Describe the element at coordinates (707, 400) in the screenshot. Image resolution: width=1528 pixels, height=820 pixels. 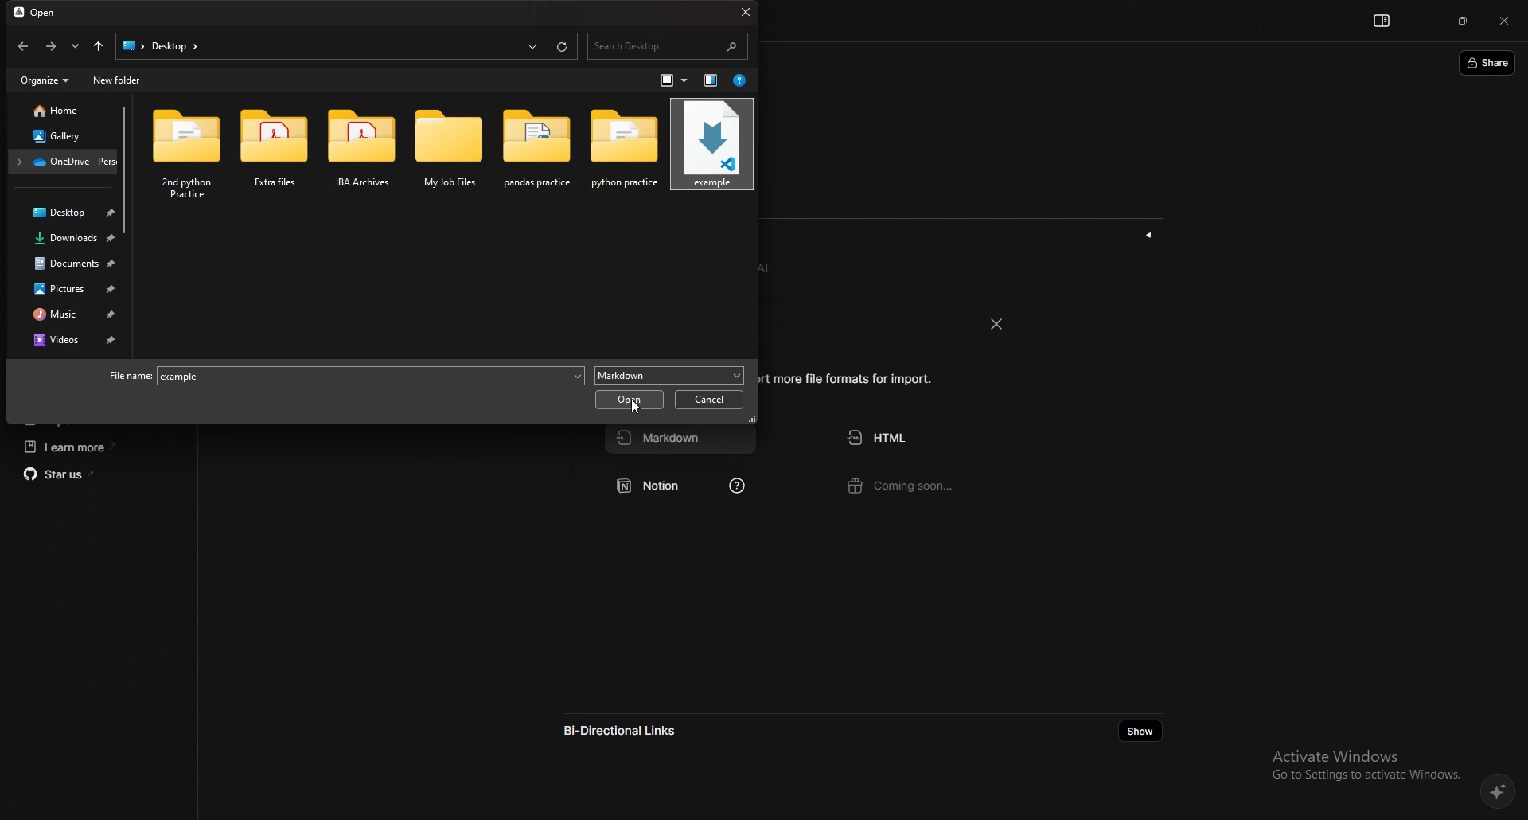
I see `cancel` at that location.